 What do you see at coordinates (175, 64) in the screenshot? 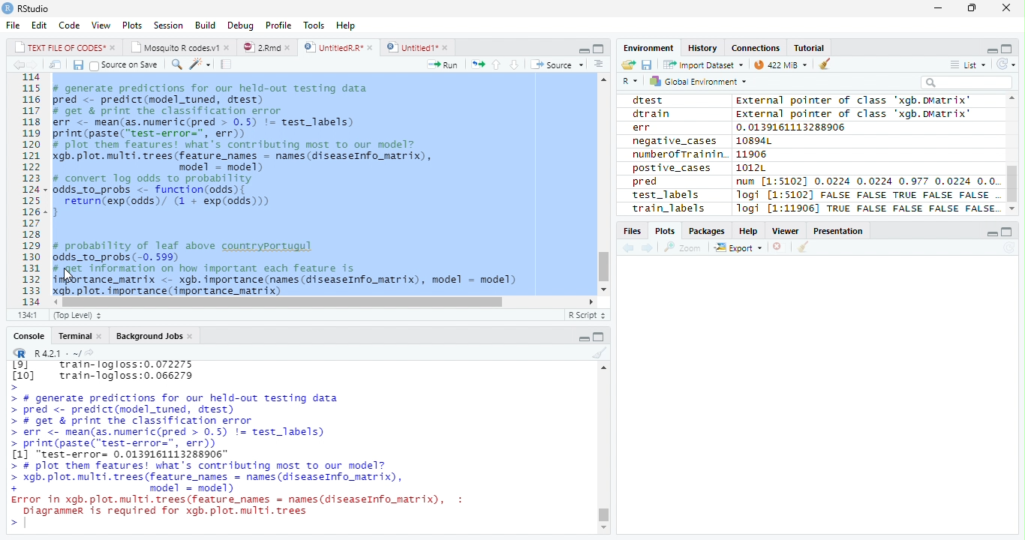
I see `Find/Replace` at bounding box center [175, 64].